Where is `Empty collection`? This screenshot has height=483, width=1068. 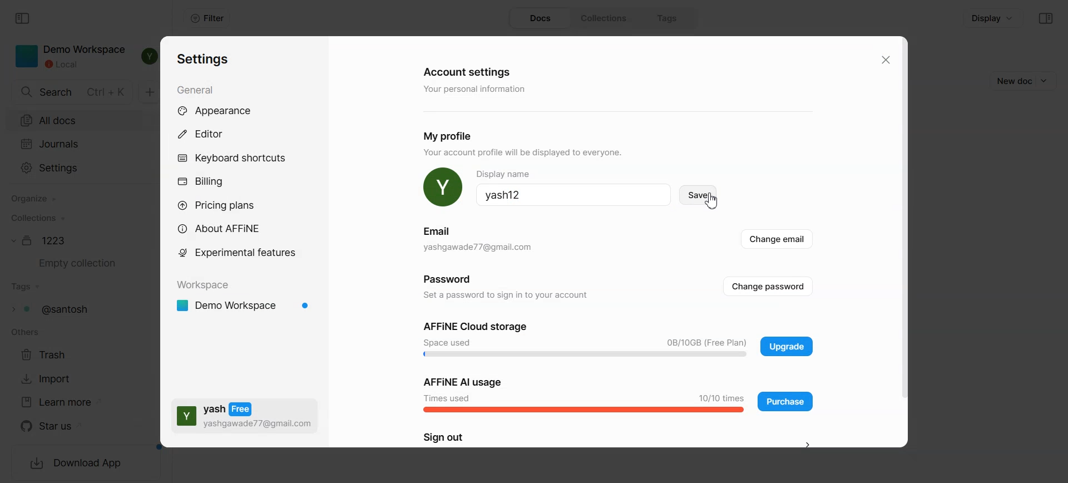 Empty collection is located at coordinates (74, 263).